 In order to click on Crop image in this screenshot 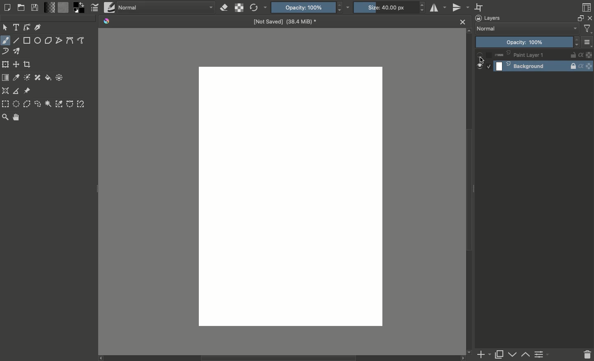, I will do `click(32, 63)`.